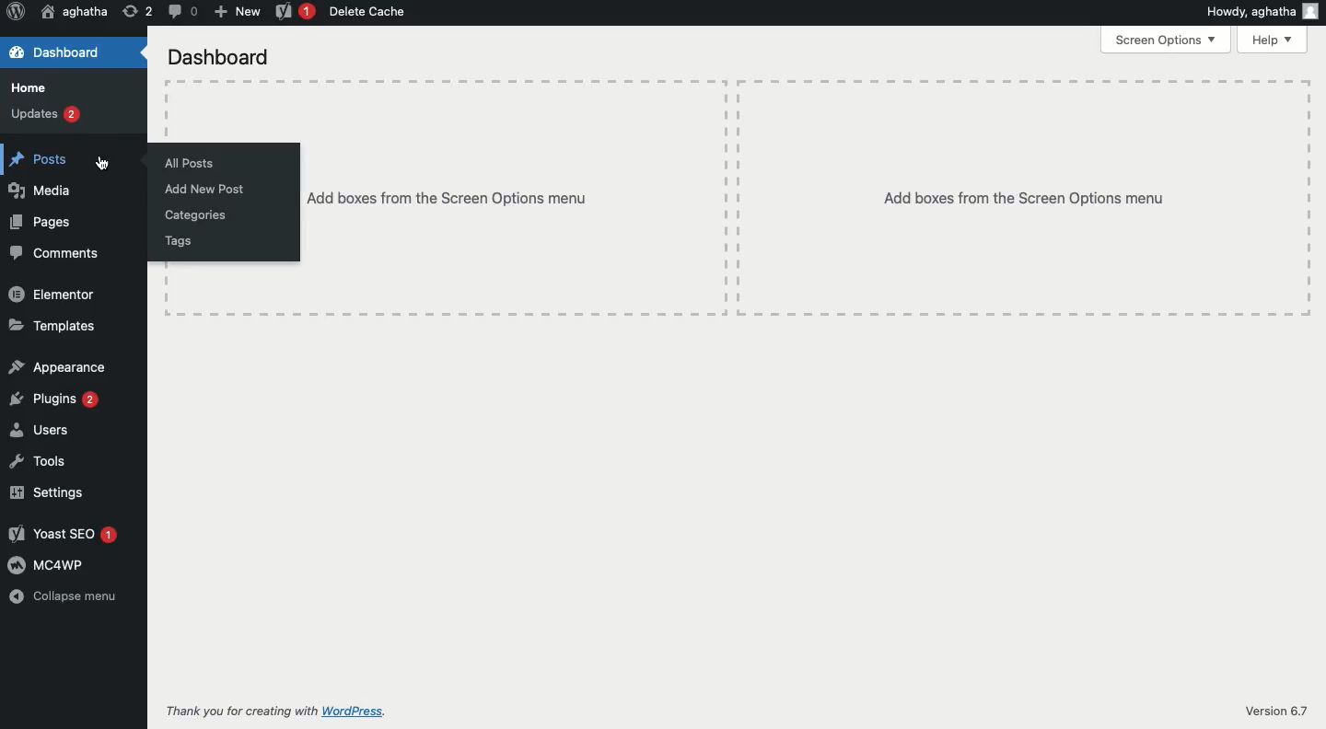 This screenshot has width=1326, height=729. I want to click on Appearance, so click(61, 367).